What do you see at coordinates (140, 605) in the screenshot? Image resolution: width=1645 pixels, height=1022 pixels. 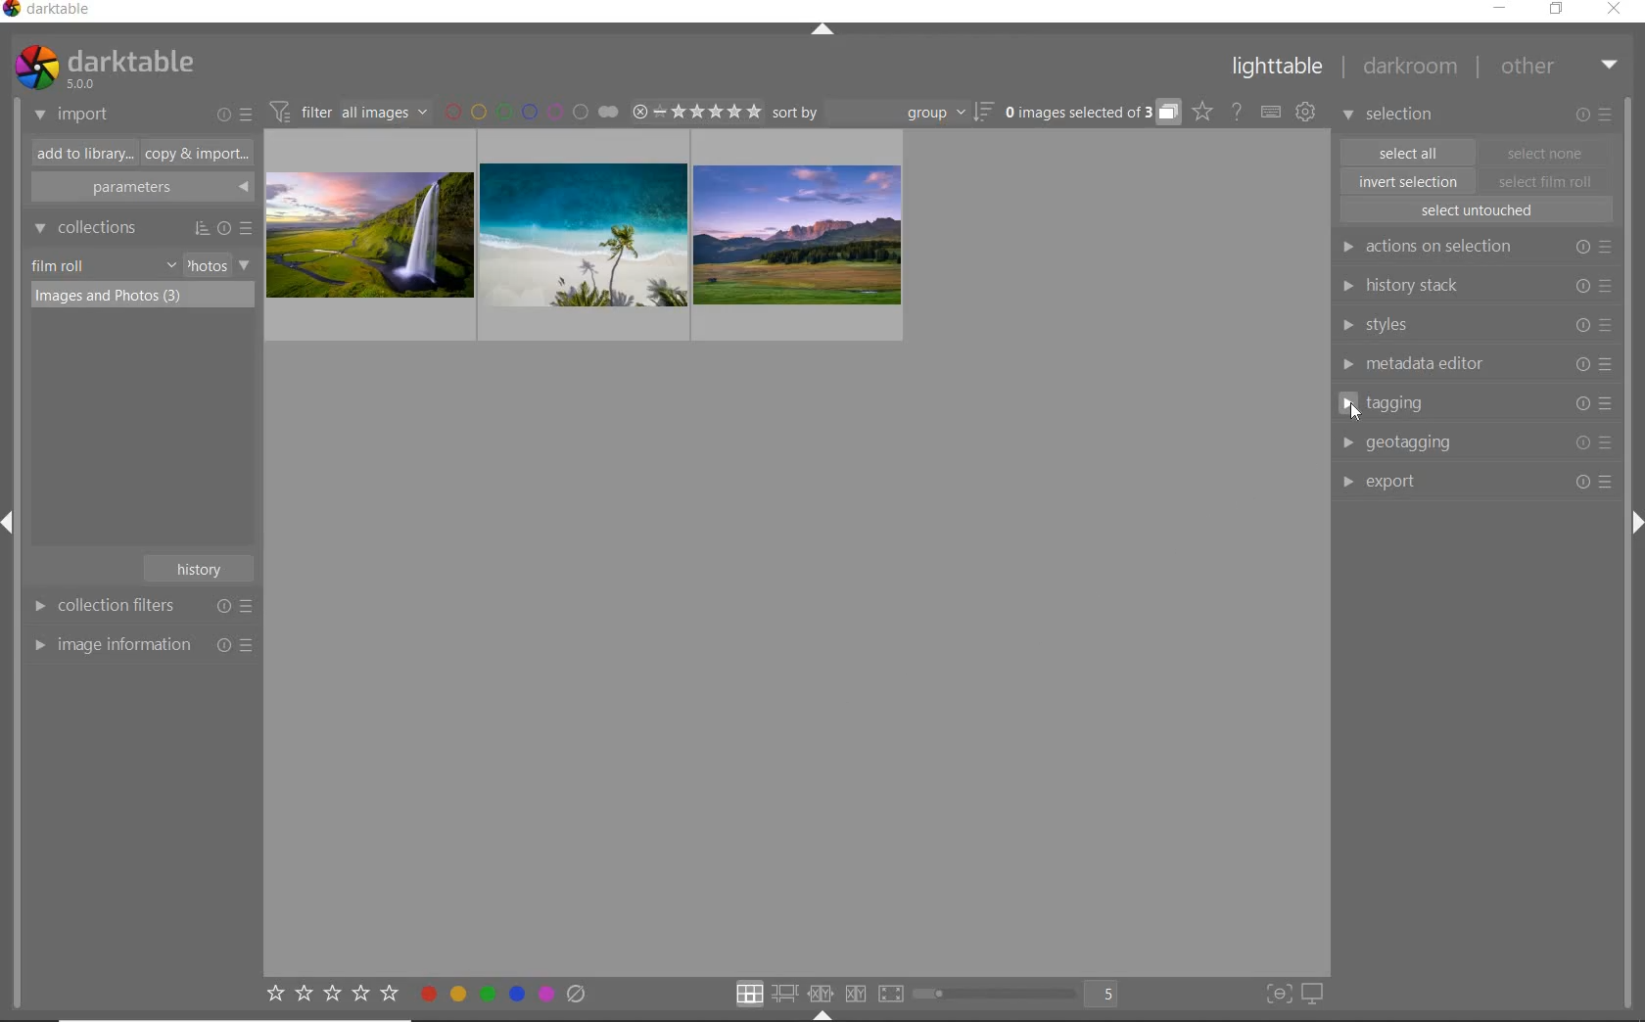 I see `collection filters` at bounding box center [140, 605].